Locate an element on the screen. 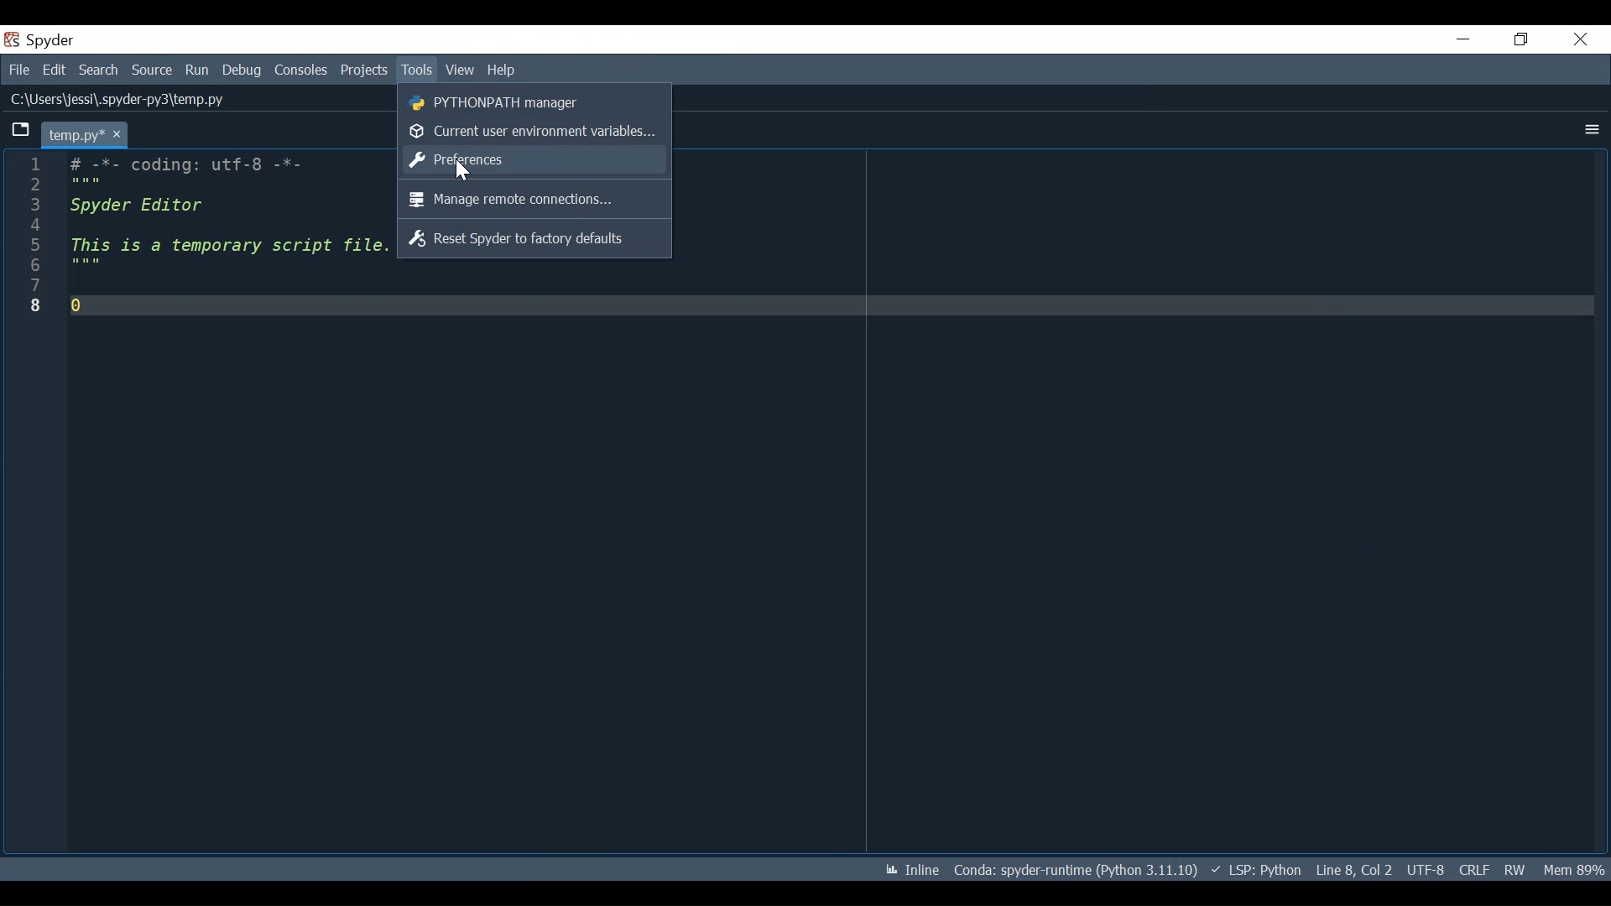  Current tab is located at coordinates (83, 134).